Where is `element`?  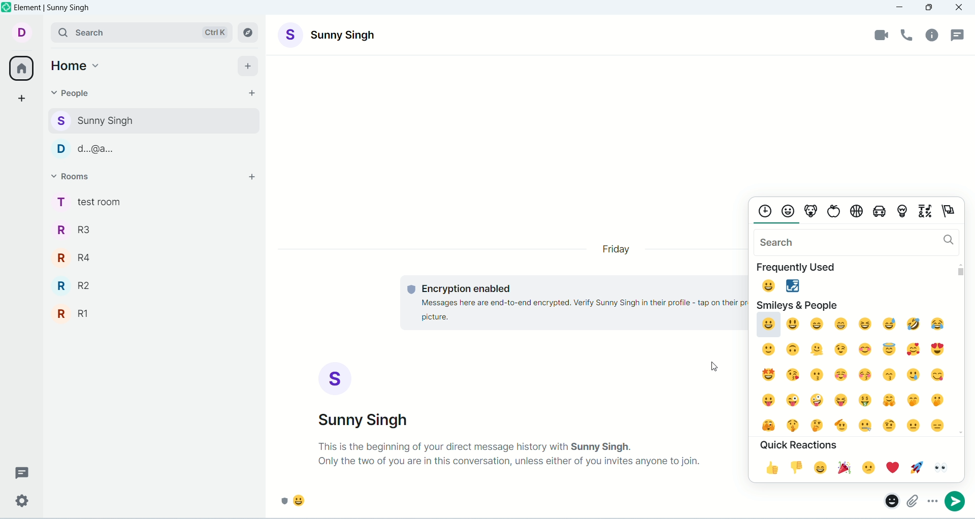 element is located at coordinates (54, 7).